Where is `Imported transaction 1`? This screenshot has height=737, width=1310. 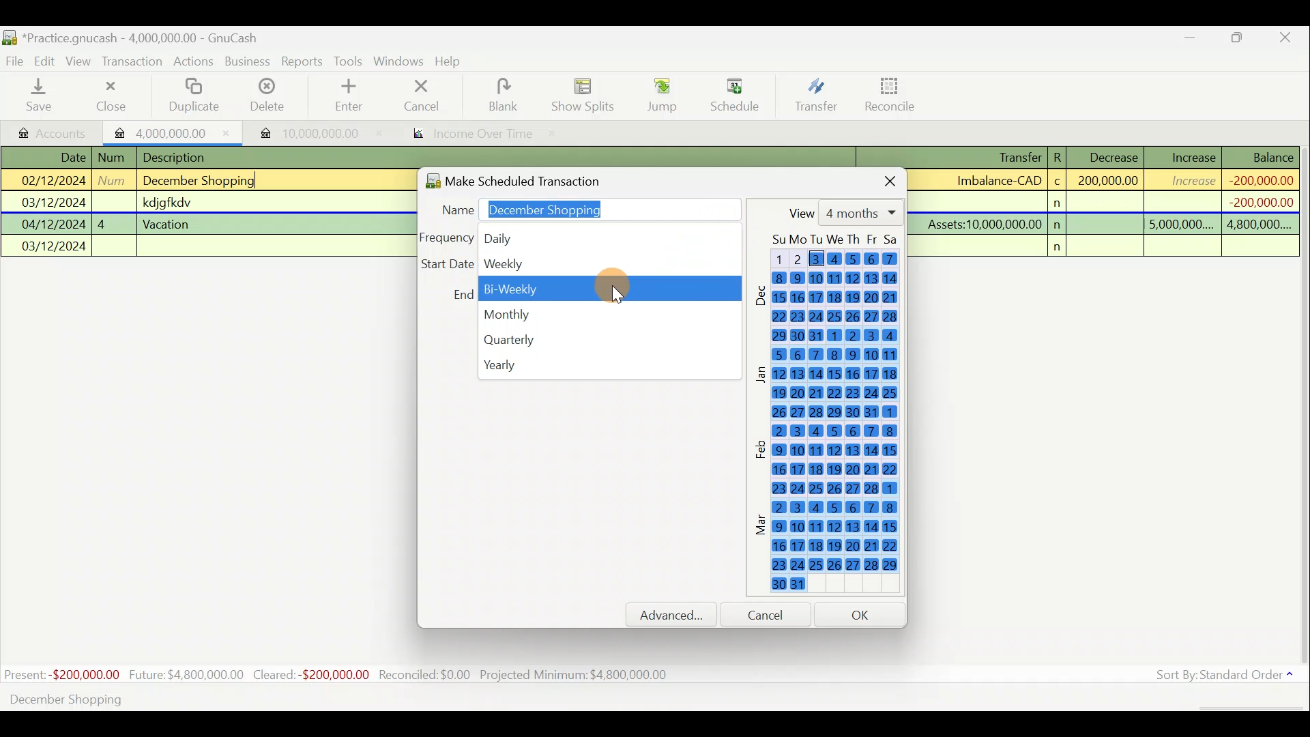
Imported transaction 1 is located at coordinates (173, 132).